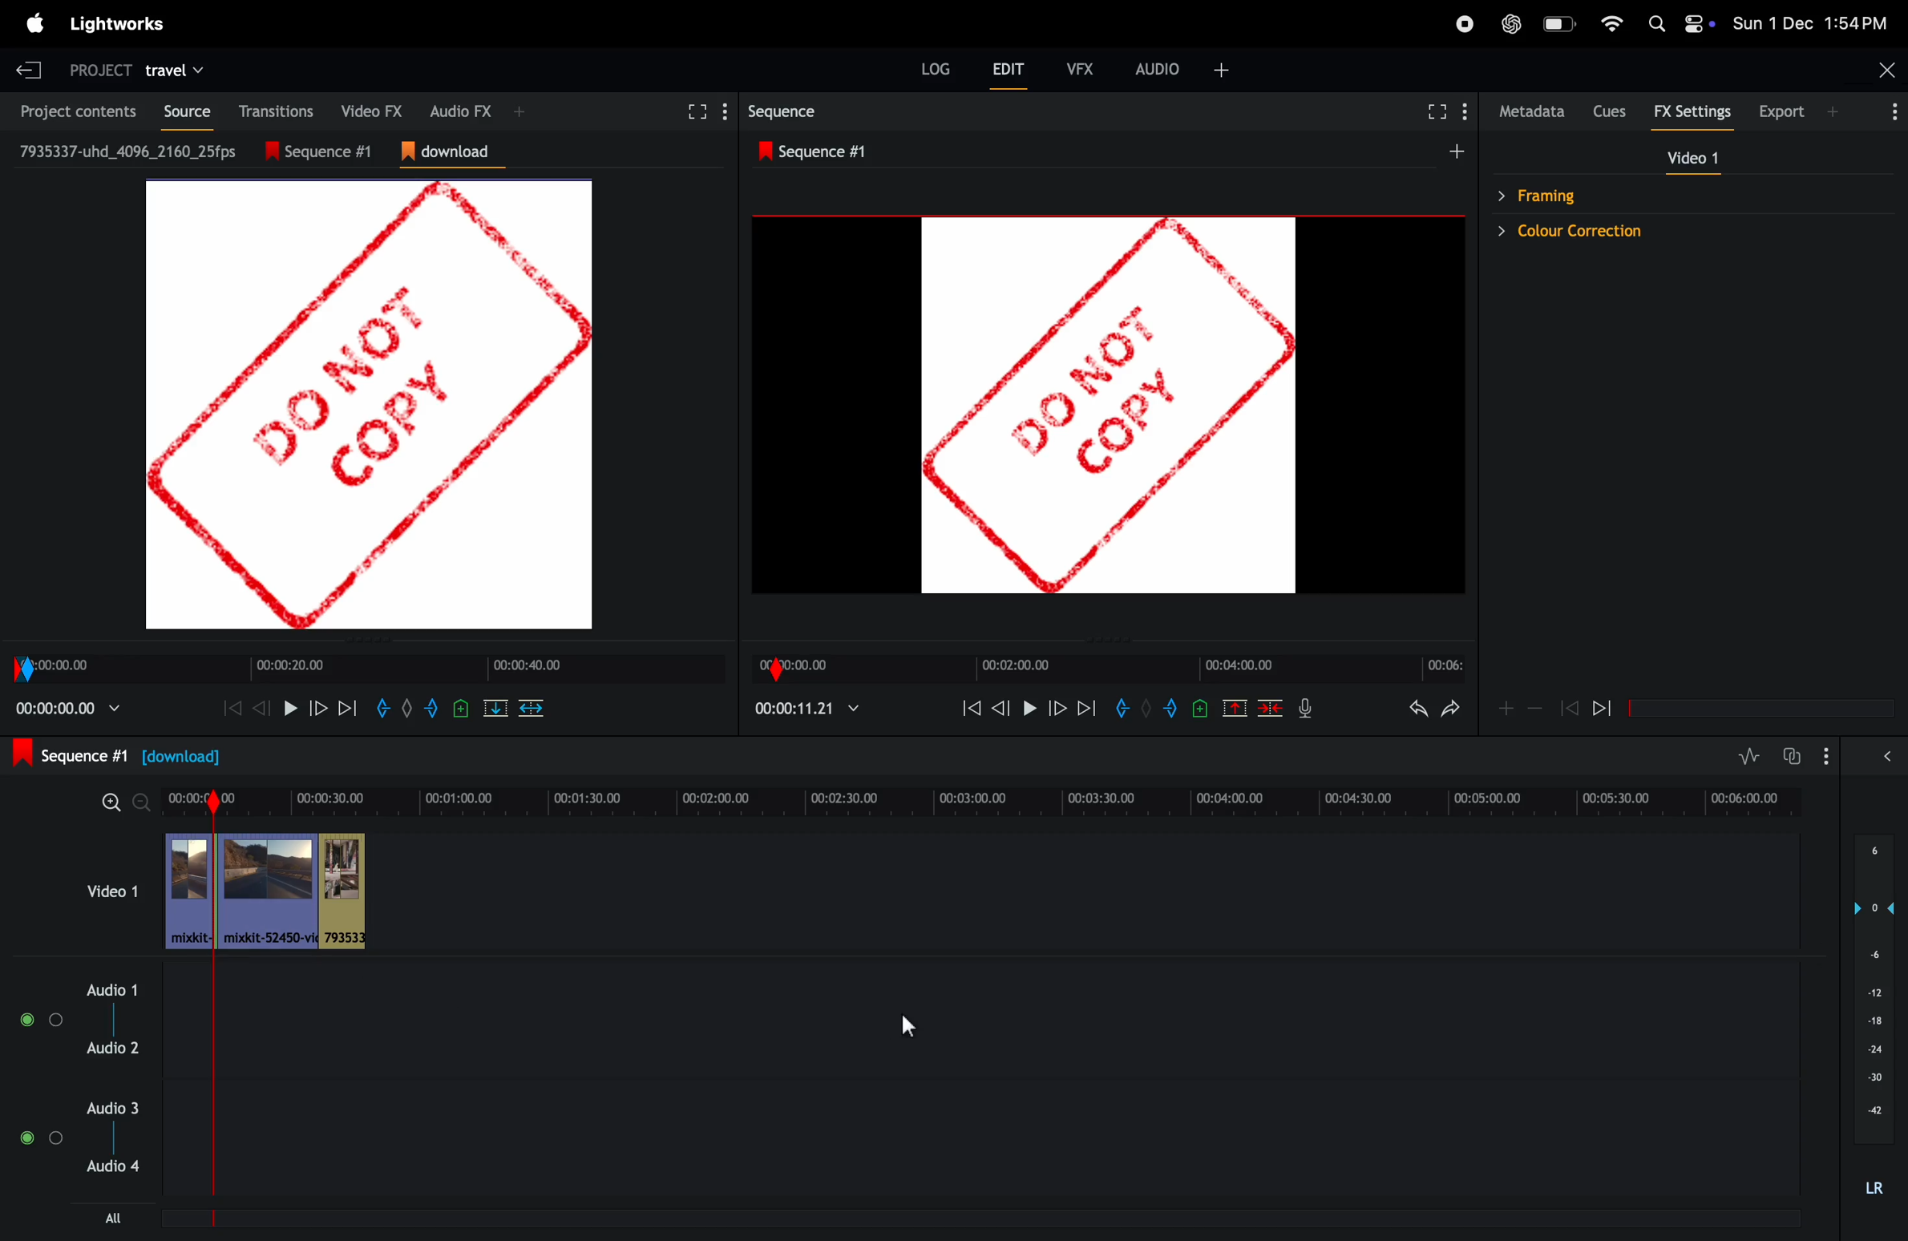 The image size is (1908, 1241). What do you see at coordinates (1173, 708) in the screenshot?
I see `add out` at bounding box center [1173, 708].